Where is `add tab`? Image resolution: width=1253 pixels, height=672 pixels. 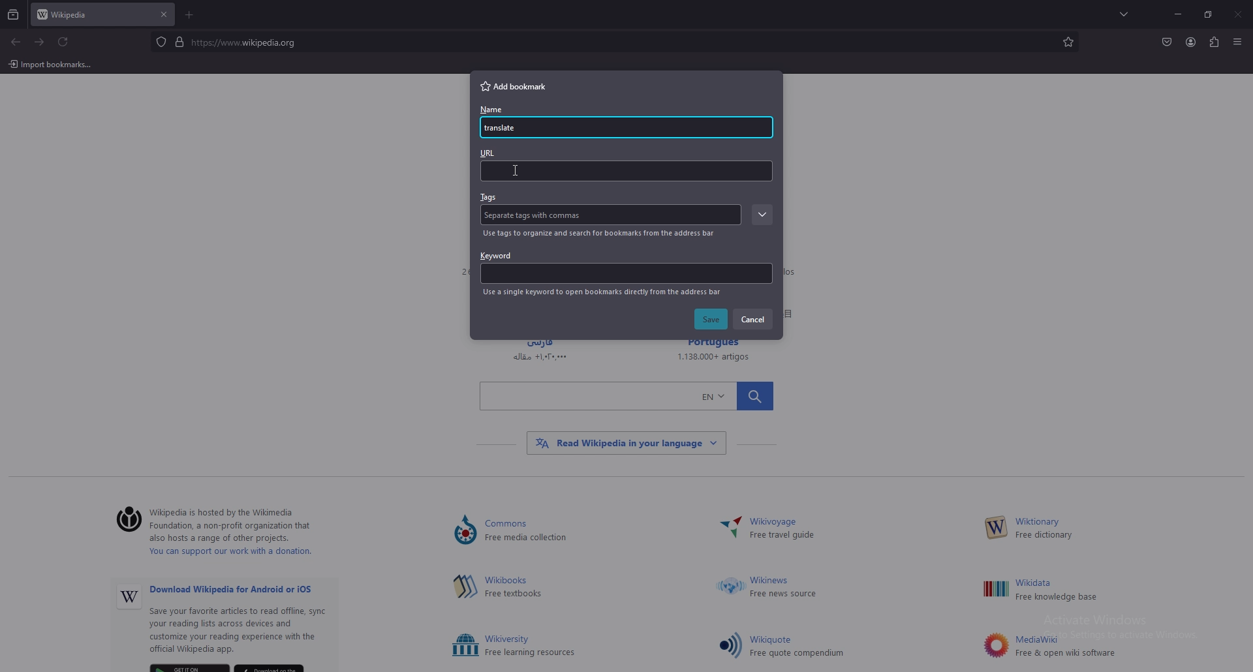
add tab is located at coordinates (191, 15).